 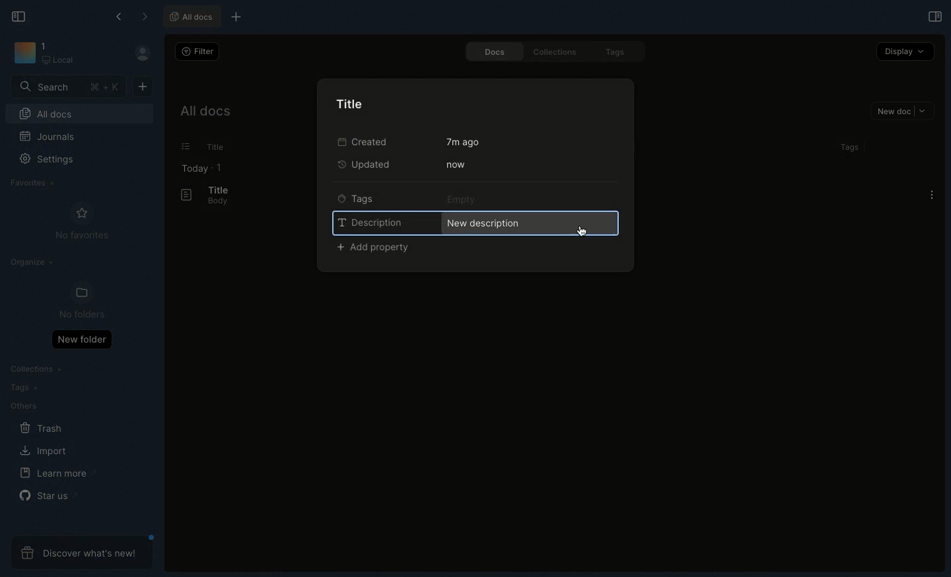 What do you see at coordinates (528, 222) in the screenshot?
I see `New description` at bounding box center [528, 222].